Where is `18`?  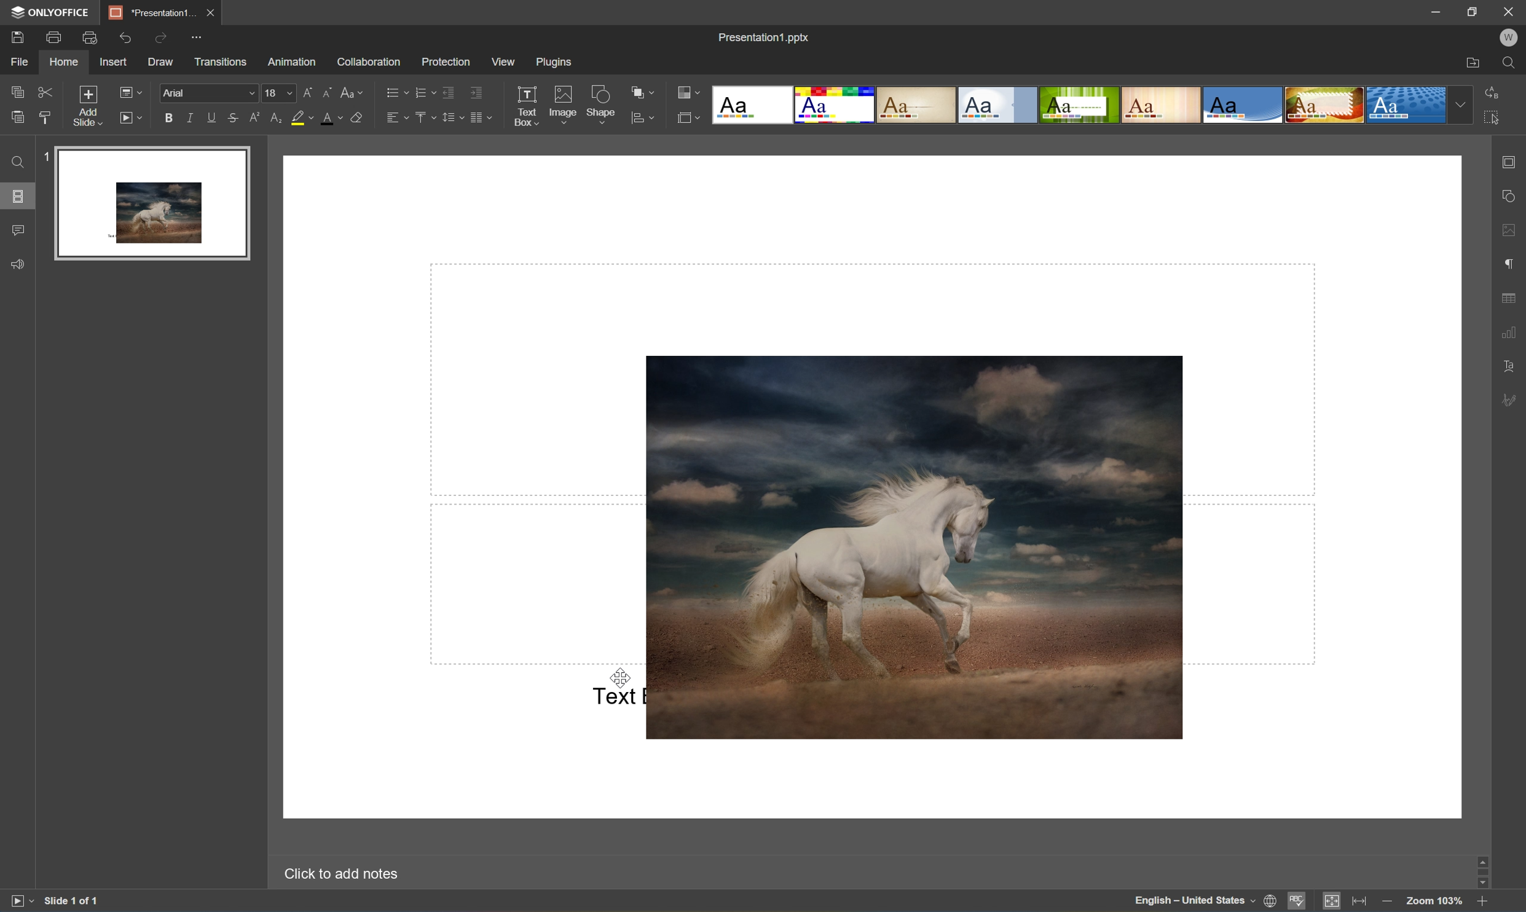 18 is located at coordinates (278, 93).